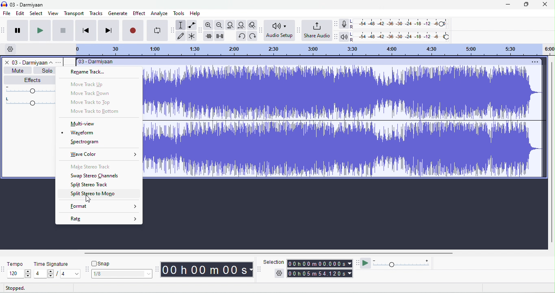 The image size is (555, 293). I want to click on tools, so click(178, 13).